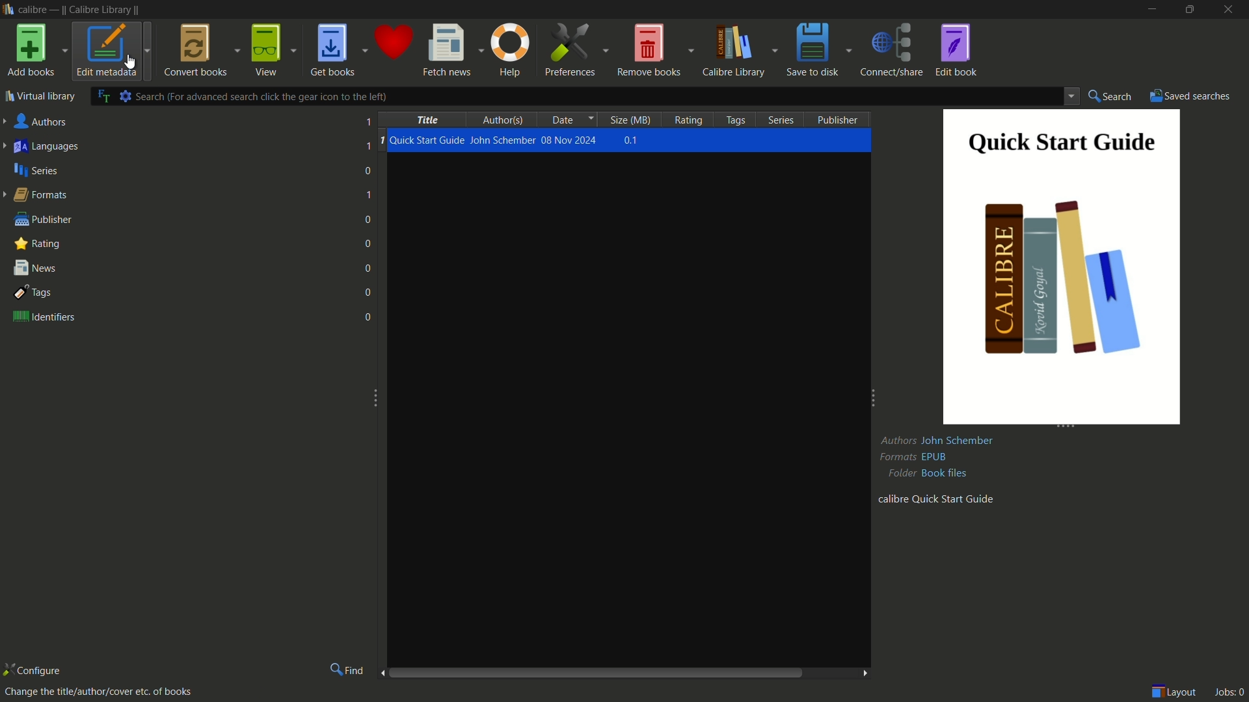 Image resolution: width=1249 pixels, height=702 pixels. Describe the element at coordinates (37, 244) in the screenshot. I see `rating` at that location.